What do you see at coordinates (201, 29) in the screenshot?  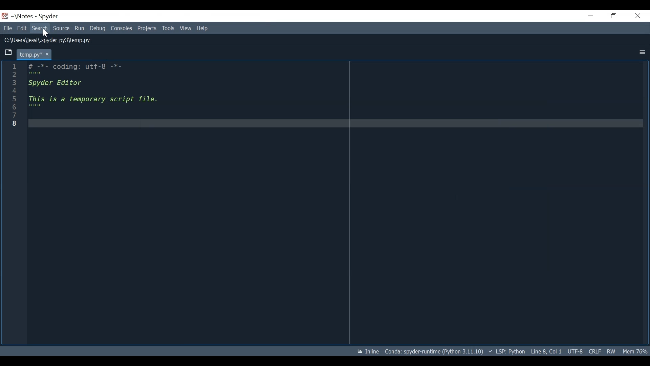 I see `Help` at bounding box center [201, 29].